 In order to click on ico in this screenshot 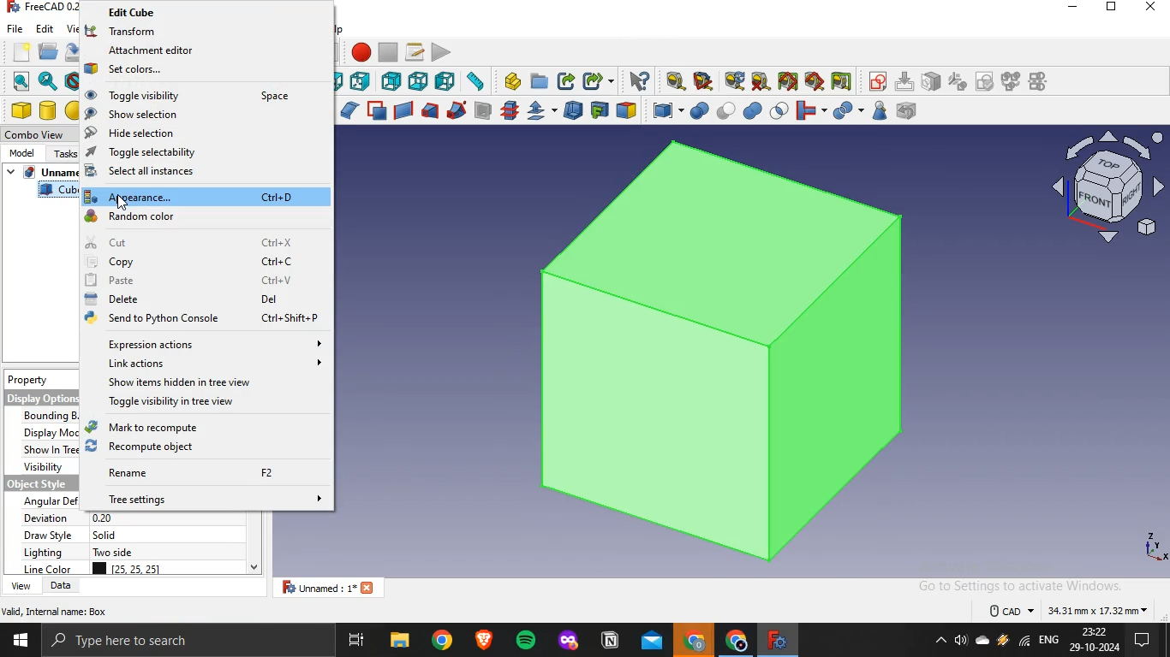, I will do `click(1112, 184)`.